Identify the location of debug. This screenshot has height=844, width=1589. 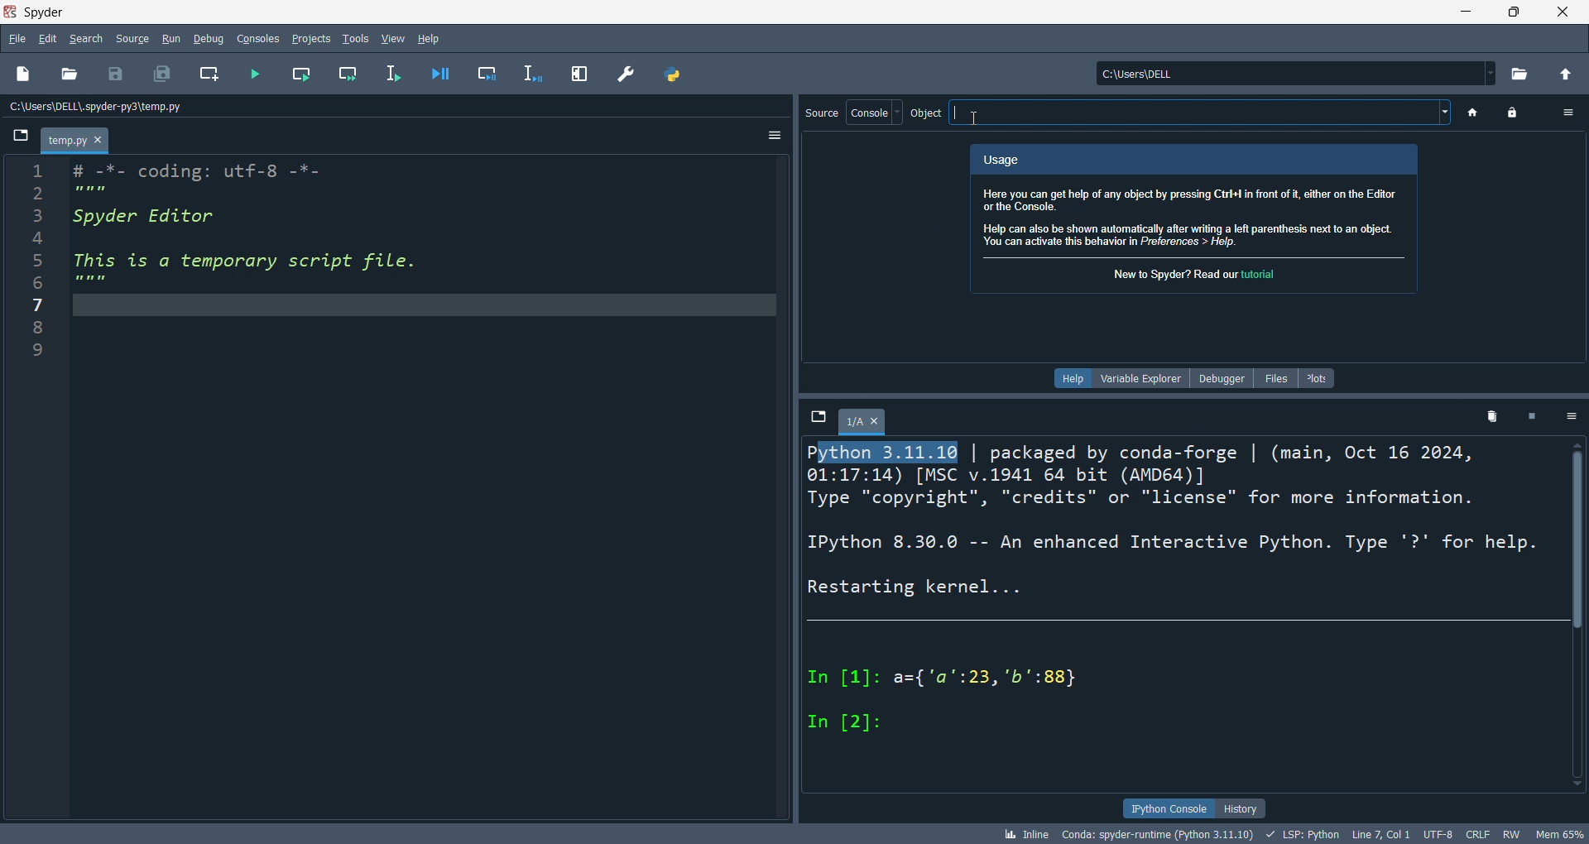
(211, 36).